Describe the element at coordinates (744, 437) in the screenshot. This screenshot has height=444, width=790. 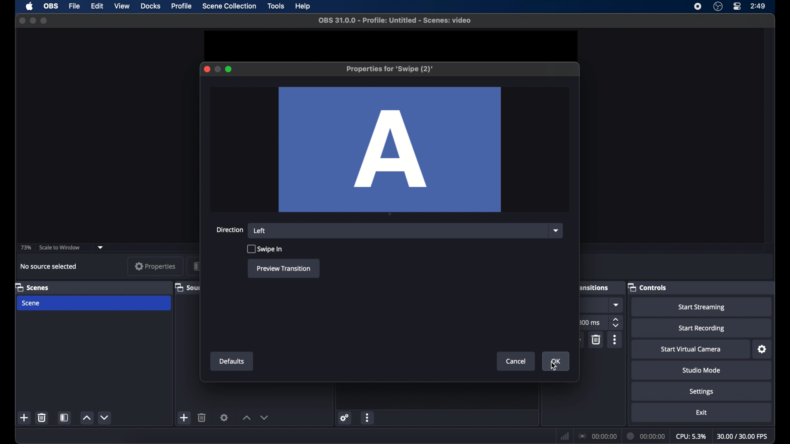
I see `fps` at that location.